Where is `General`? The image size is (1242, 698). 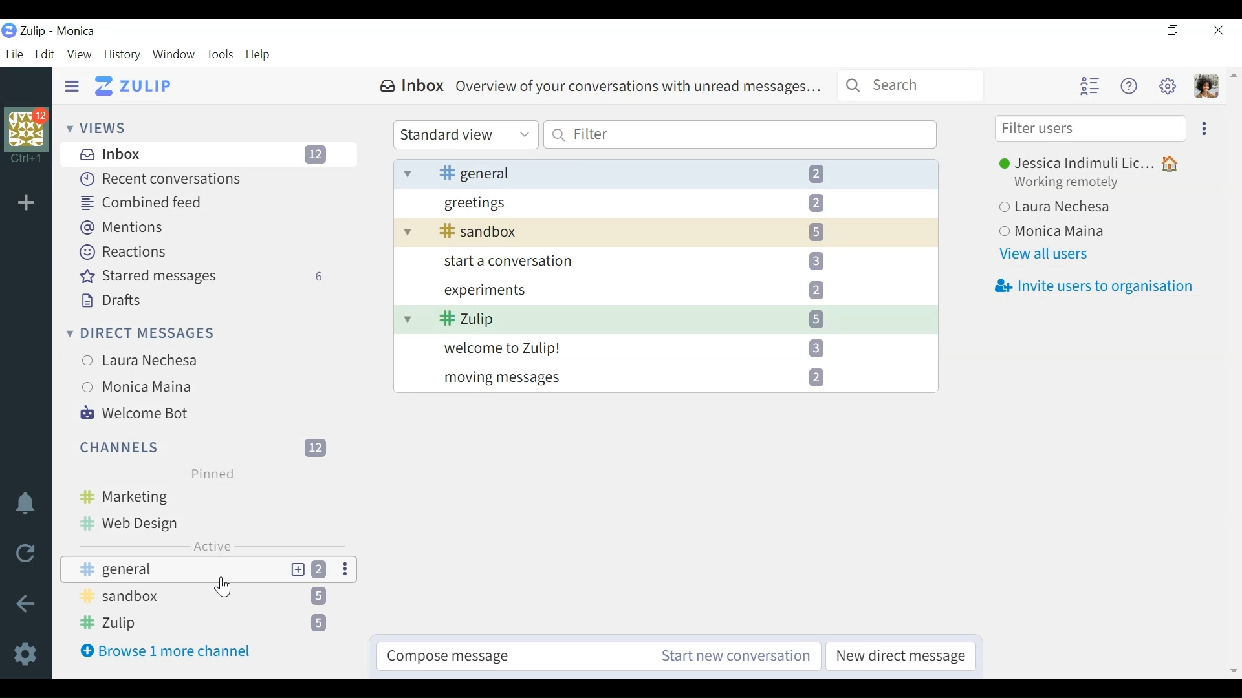 General is located at coordinates (172, 569).